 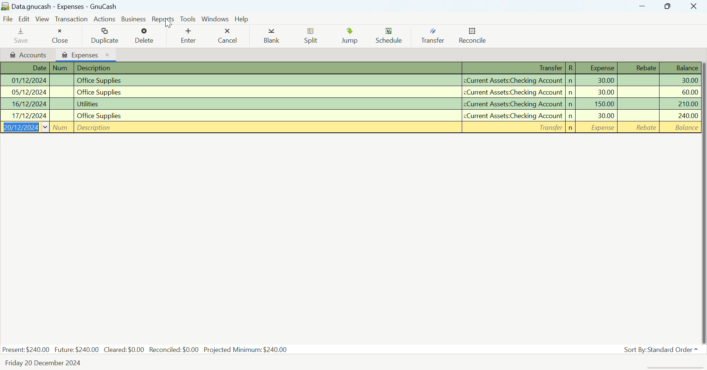 What do you see at coordinates (189, 19) in the screenshot?
I see `Tools` at bounding box center [189, 19].